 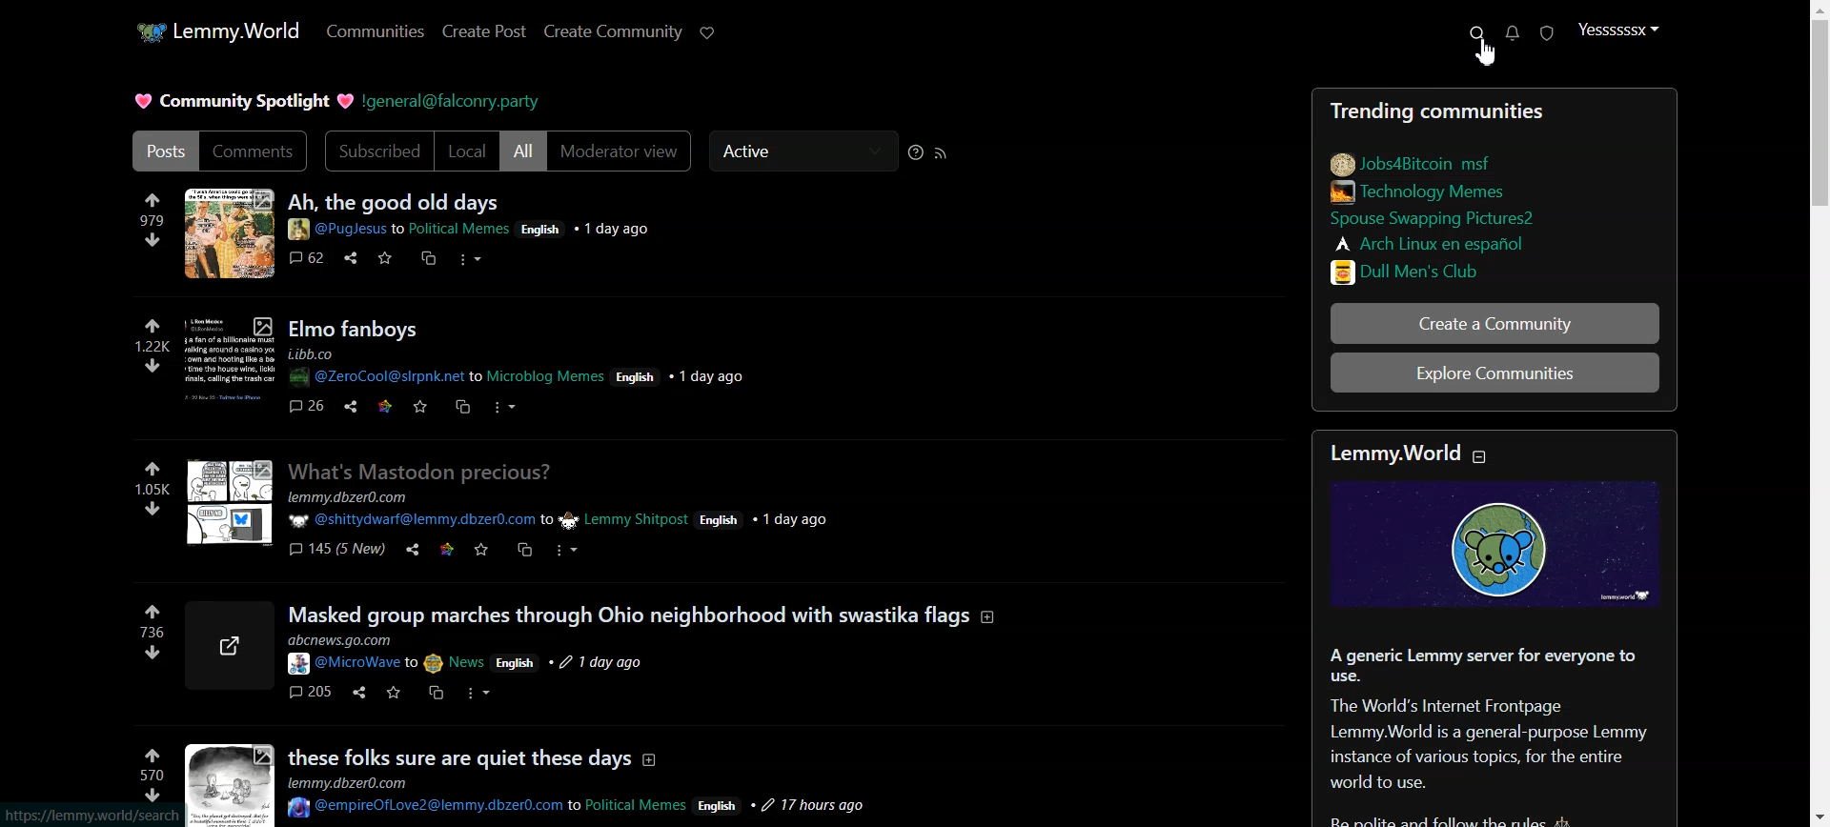 I want to click on save, so click(x=422, y=406).